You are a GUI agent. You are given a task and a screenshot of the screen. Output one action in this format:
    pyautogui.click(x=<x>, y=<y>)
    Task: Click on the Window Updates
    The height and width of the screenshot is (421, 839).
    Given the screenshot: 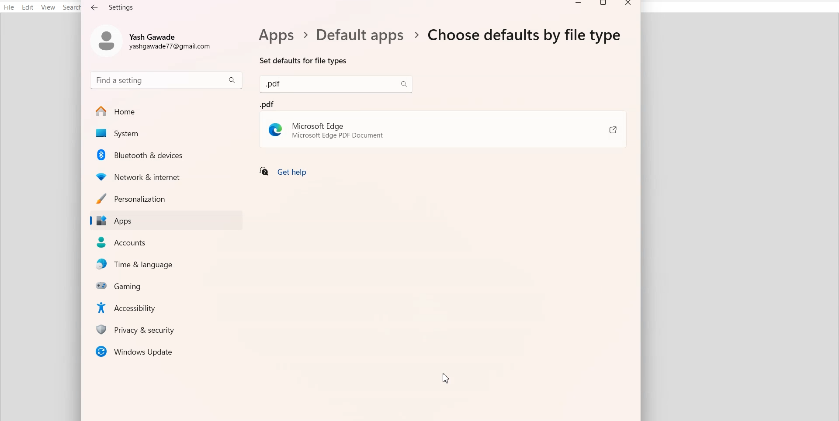 What is the action you would take?
    pyautogui.click(x=166, y=351)
    